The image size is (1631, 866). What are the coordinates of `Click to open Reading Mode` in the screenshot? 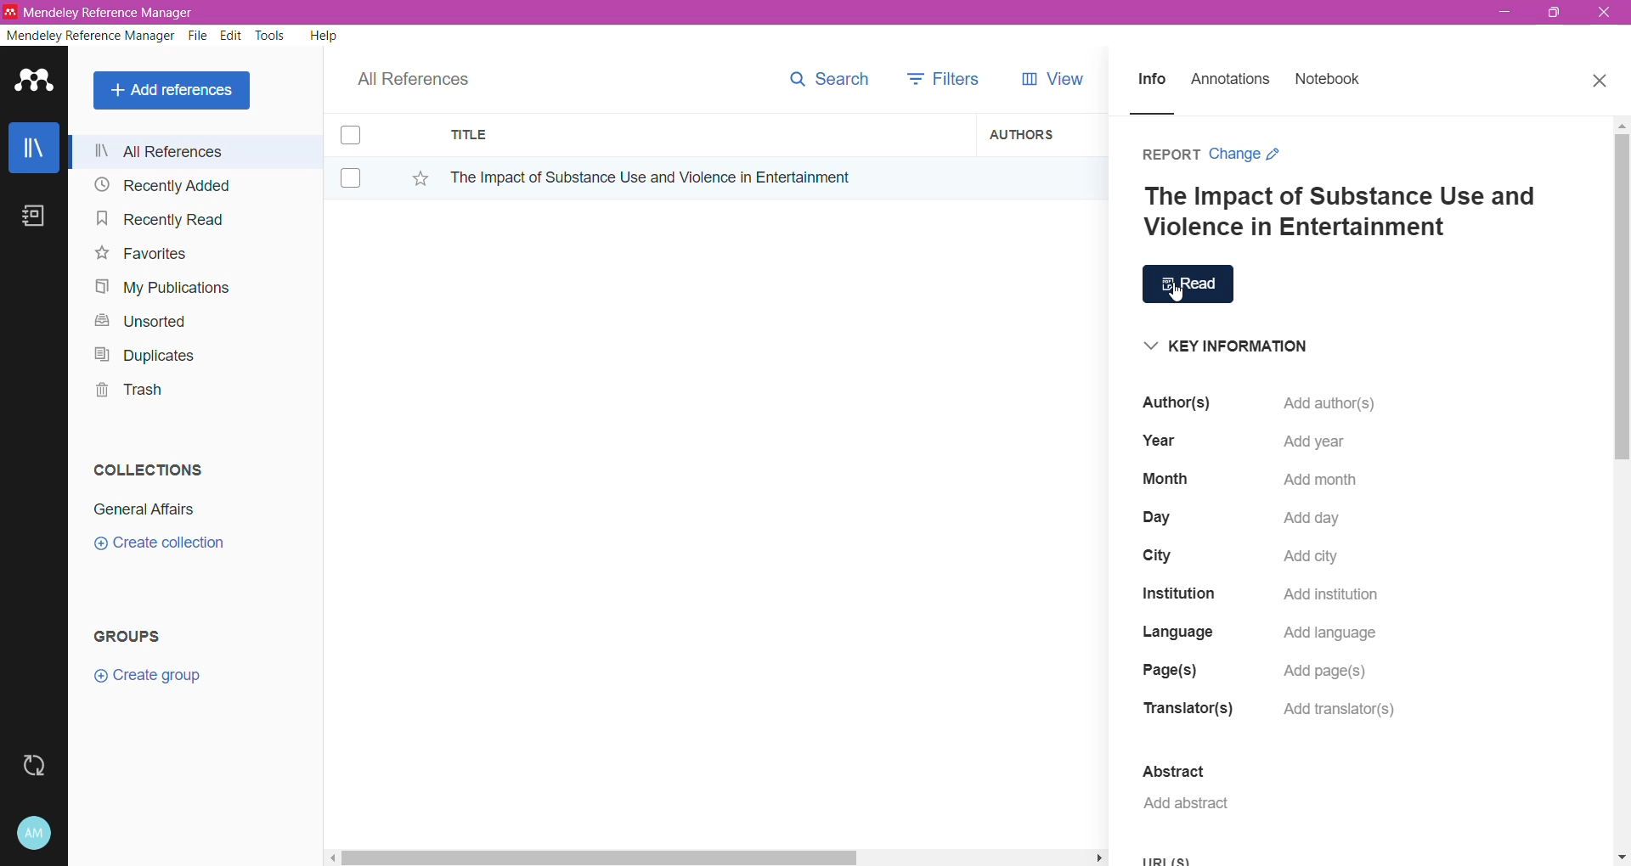 It's located at (1189, 284).